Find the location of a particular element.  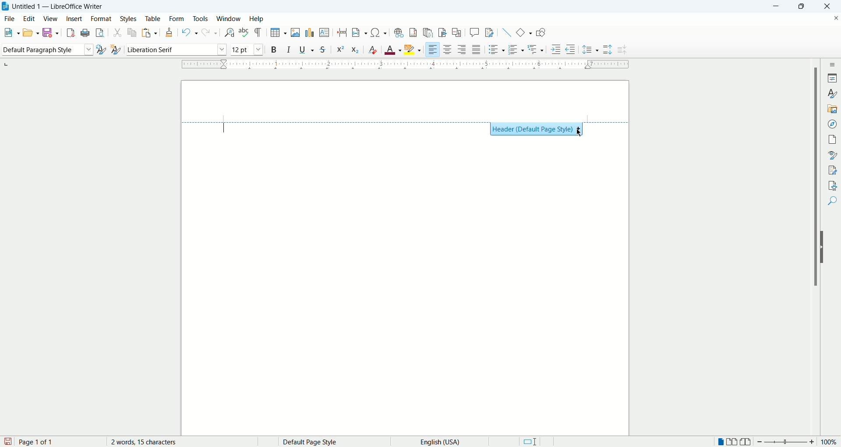

styles is located at coordinates (127, 19).